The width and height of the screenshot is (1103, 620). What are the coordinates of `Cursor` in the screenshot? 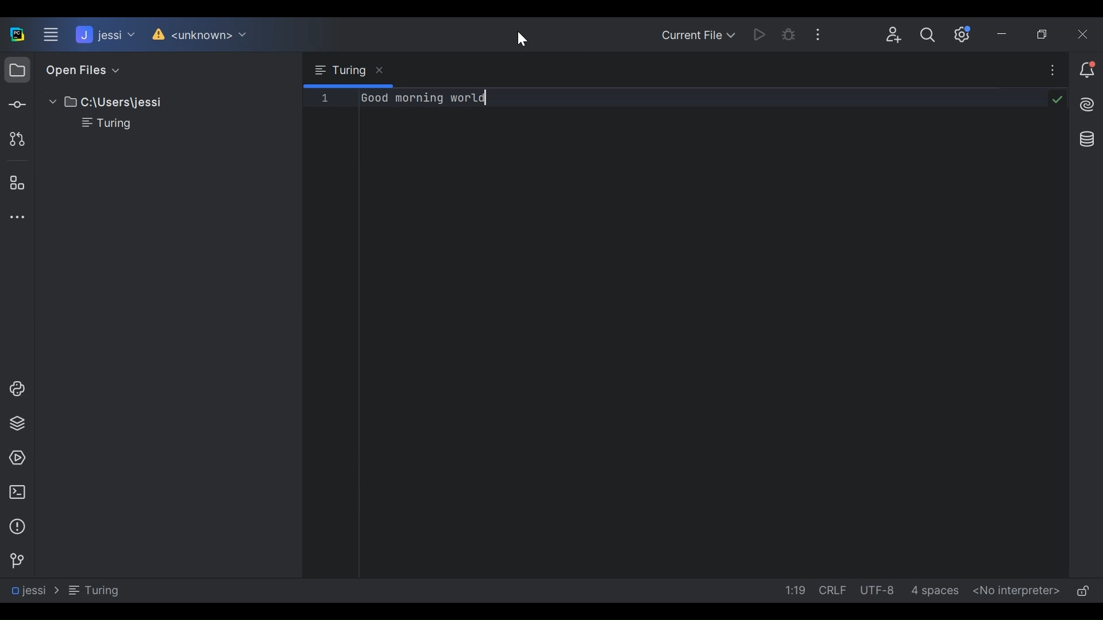 It's located at (523, 40).